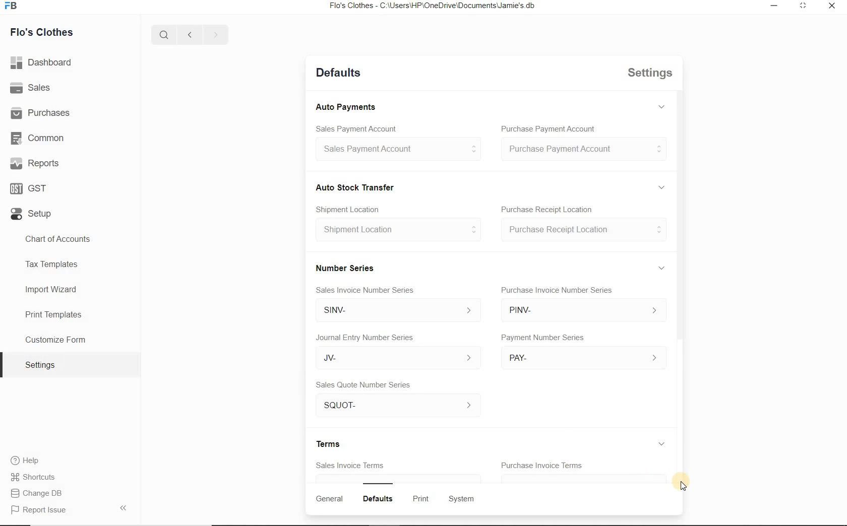 The image size is (847, 526). What do you see at coordinates (33, 89) in the screenshot?
I see `Sales` at bounding box center [33, 89].